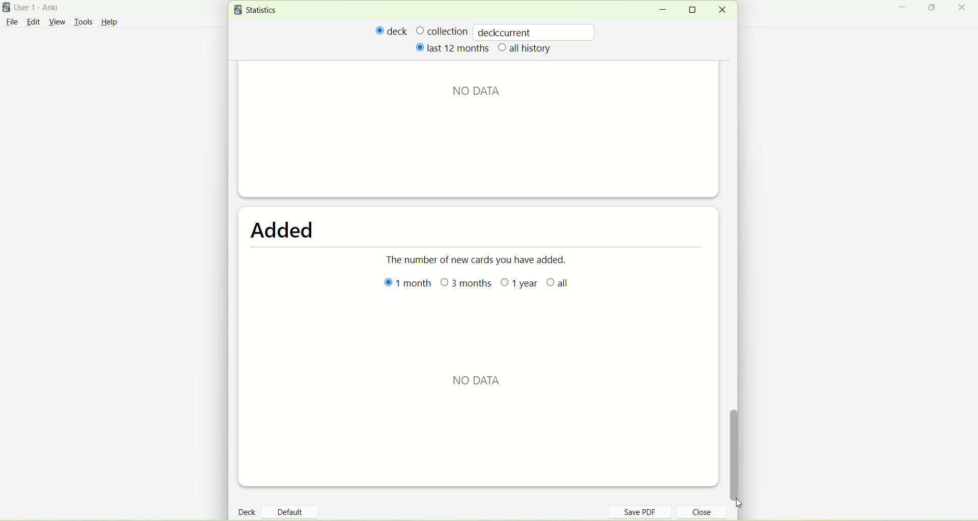 This screenshot has width=978, height=521. Describe the element at coordinates (404, 286) in the screenshot. I see `1 month` at that location.